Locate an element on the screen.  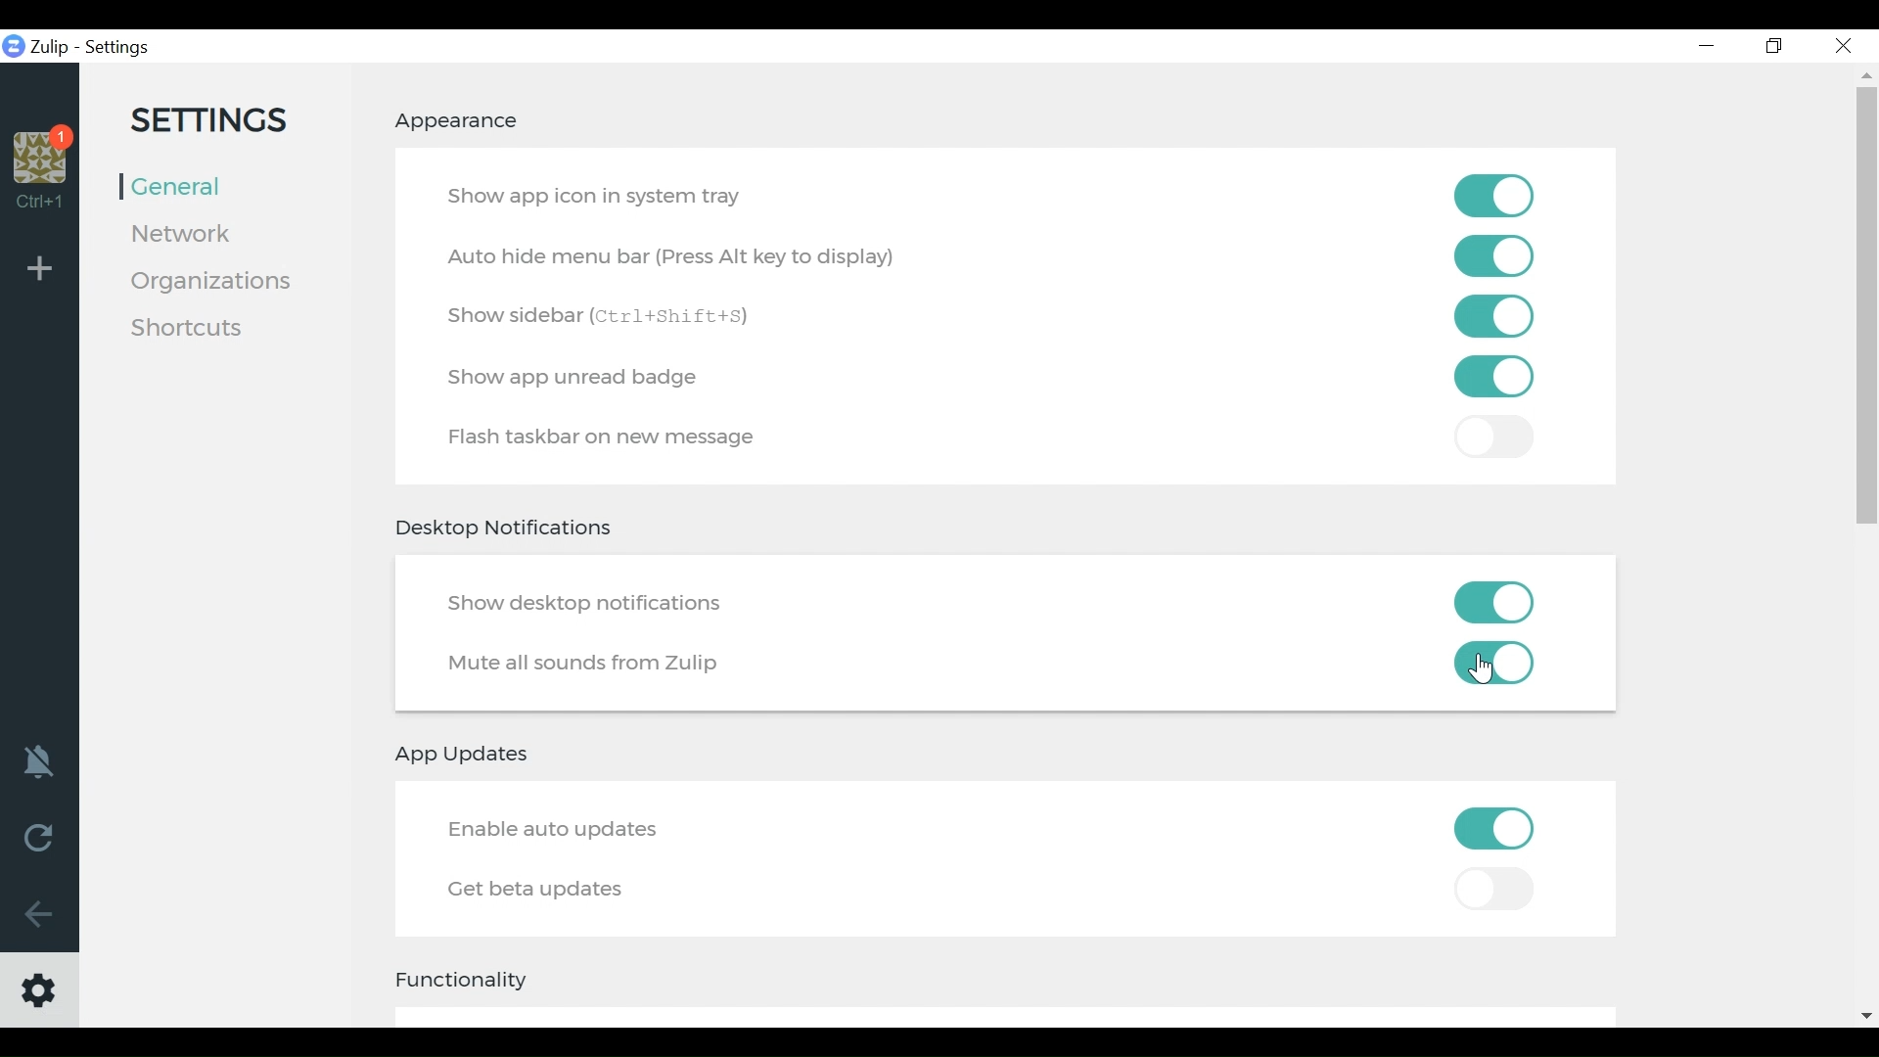
Toggle on/off show app on system tray is located at coordinates (1495, 195).